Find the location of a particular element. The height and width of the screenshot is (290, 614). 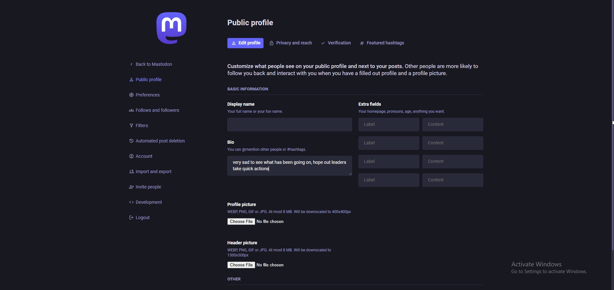

content is located at coordinates (453, 161).